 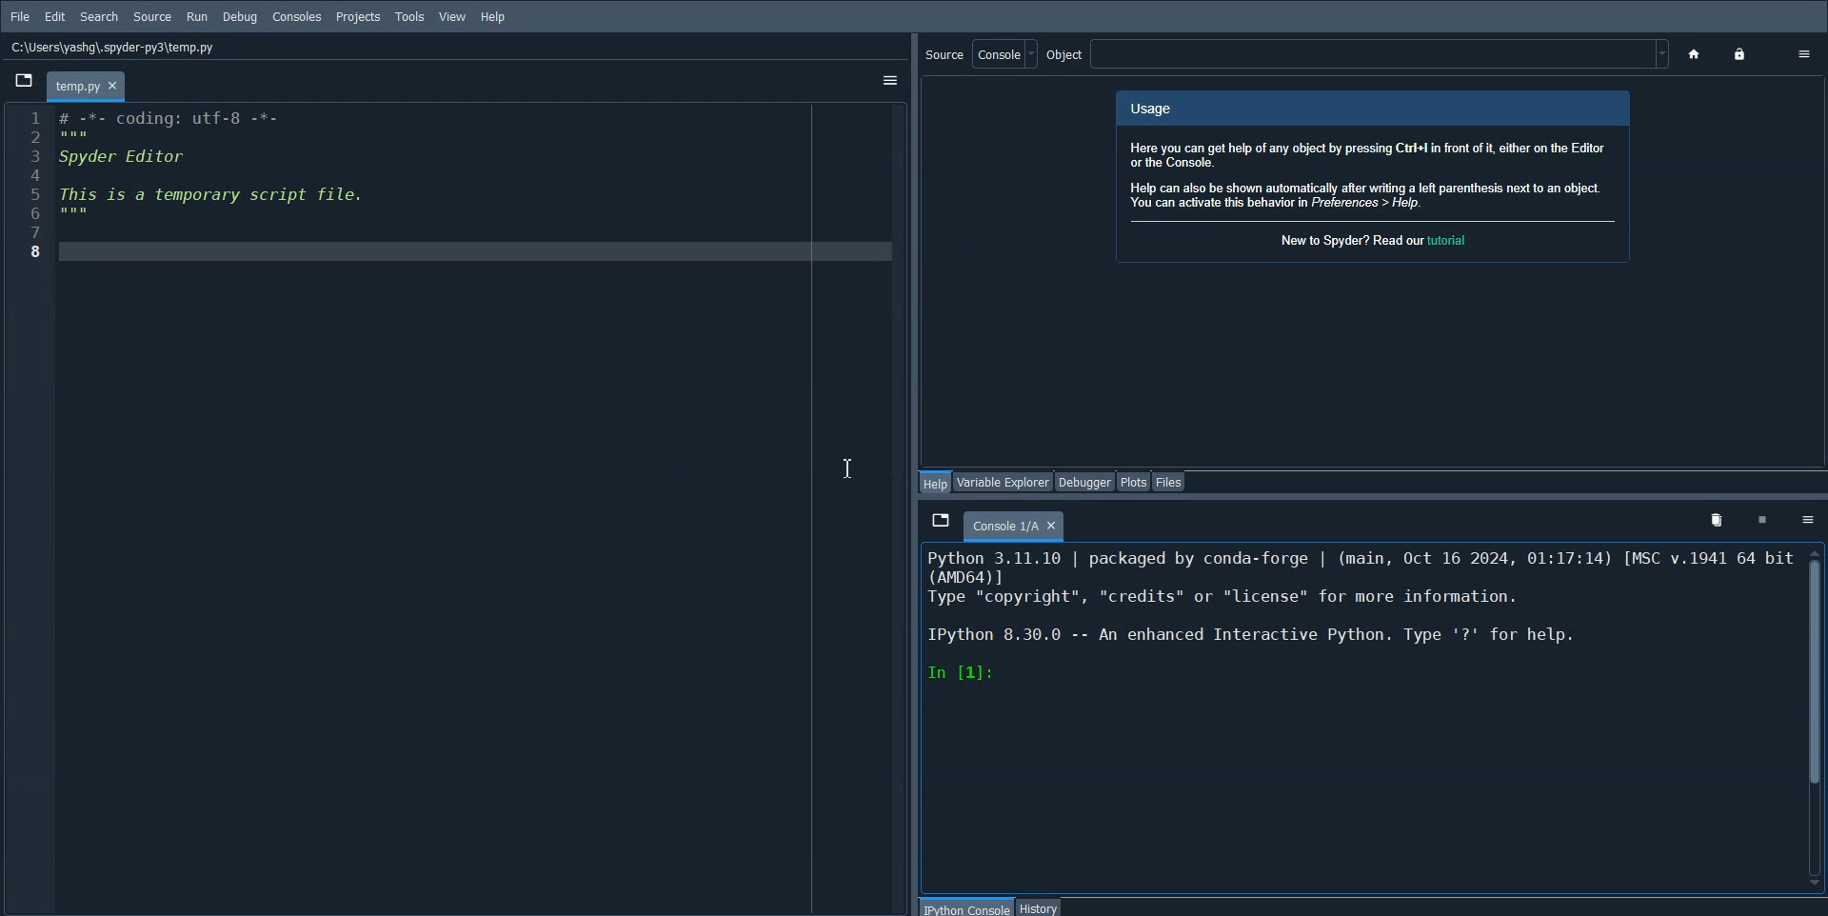 I want to click on Search, so click(x=99, y=17).